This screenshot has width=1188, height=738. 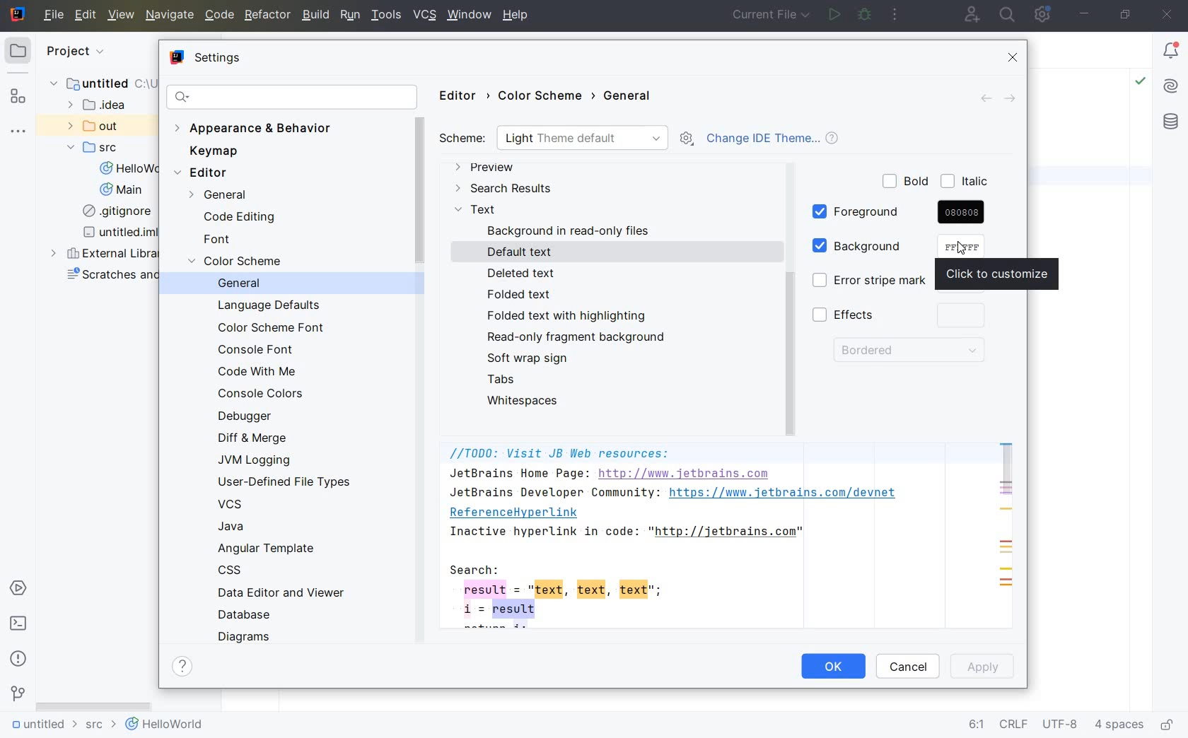 What do you see at coordinates (270, 328) in the screenshot?
I see `COLOR SCHEME FONT` at bounding box center [270, 328].